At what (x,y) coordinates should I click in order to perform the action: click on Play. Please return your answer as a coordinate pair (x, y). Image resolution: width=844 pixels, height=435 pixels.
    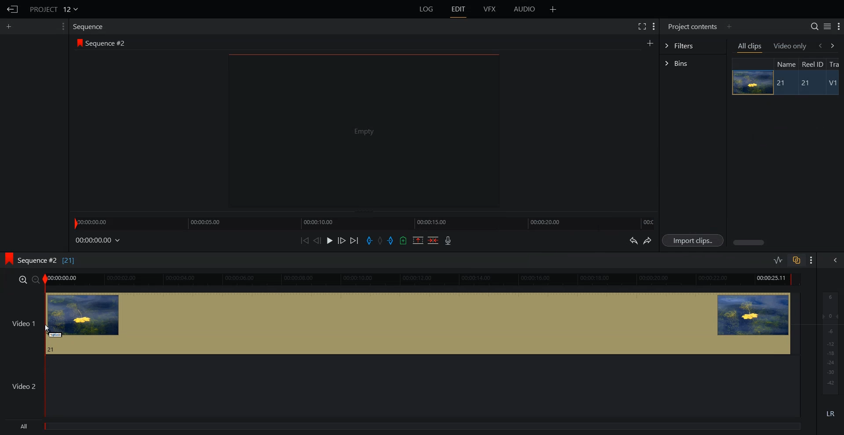
    Looking at the image, I should click on (330, 240).